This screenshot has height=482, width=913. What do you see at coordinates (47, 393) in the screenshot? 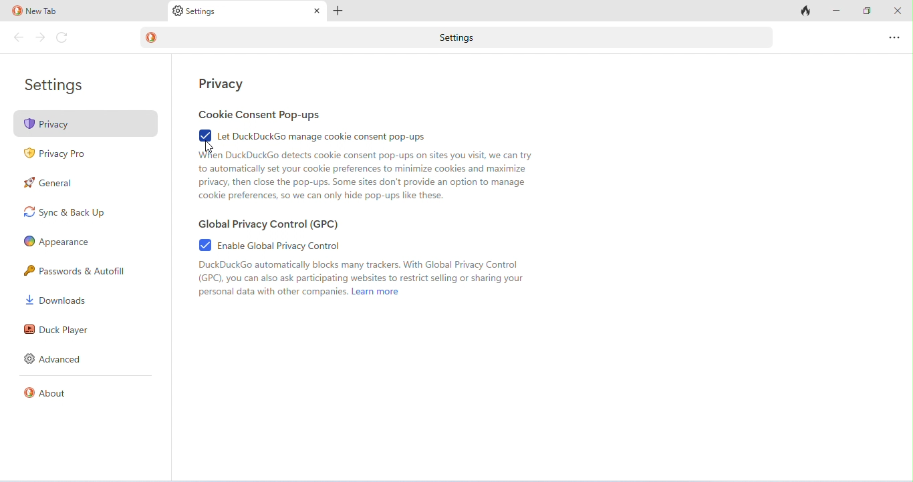
I see `about` at bounding box center [47, 393].